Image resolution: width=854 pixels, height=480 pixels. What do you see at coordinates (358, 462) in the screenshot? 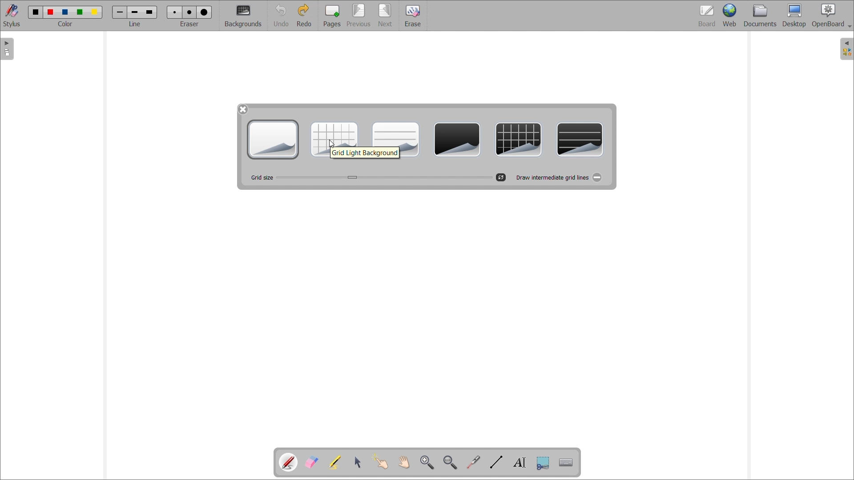
I see `Select and modify objects` at bounding box center [358, 462].